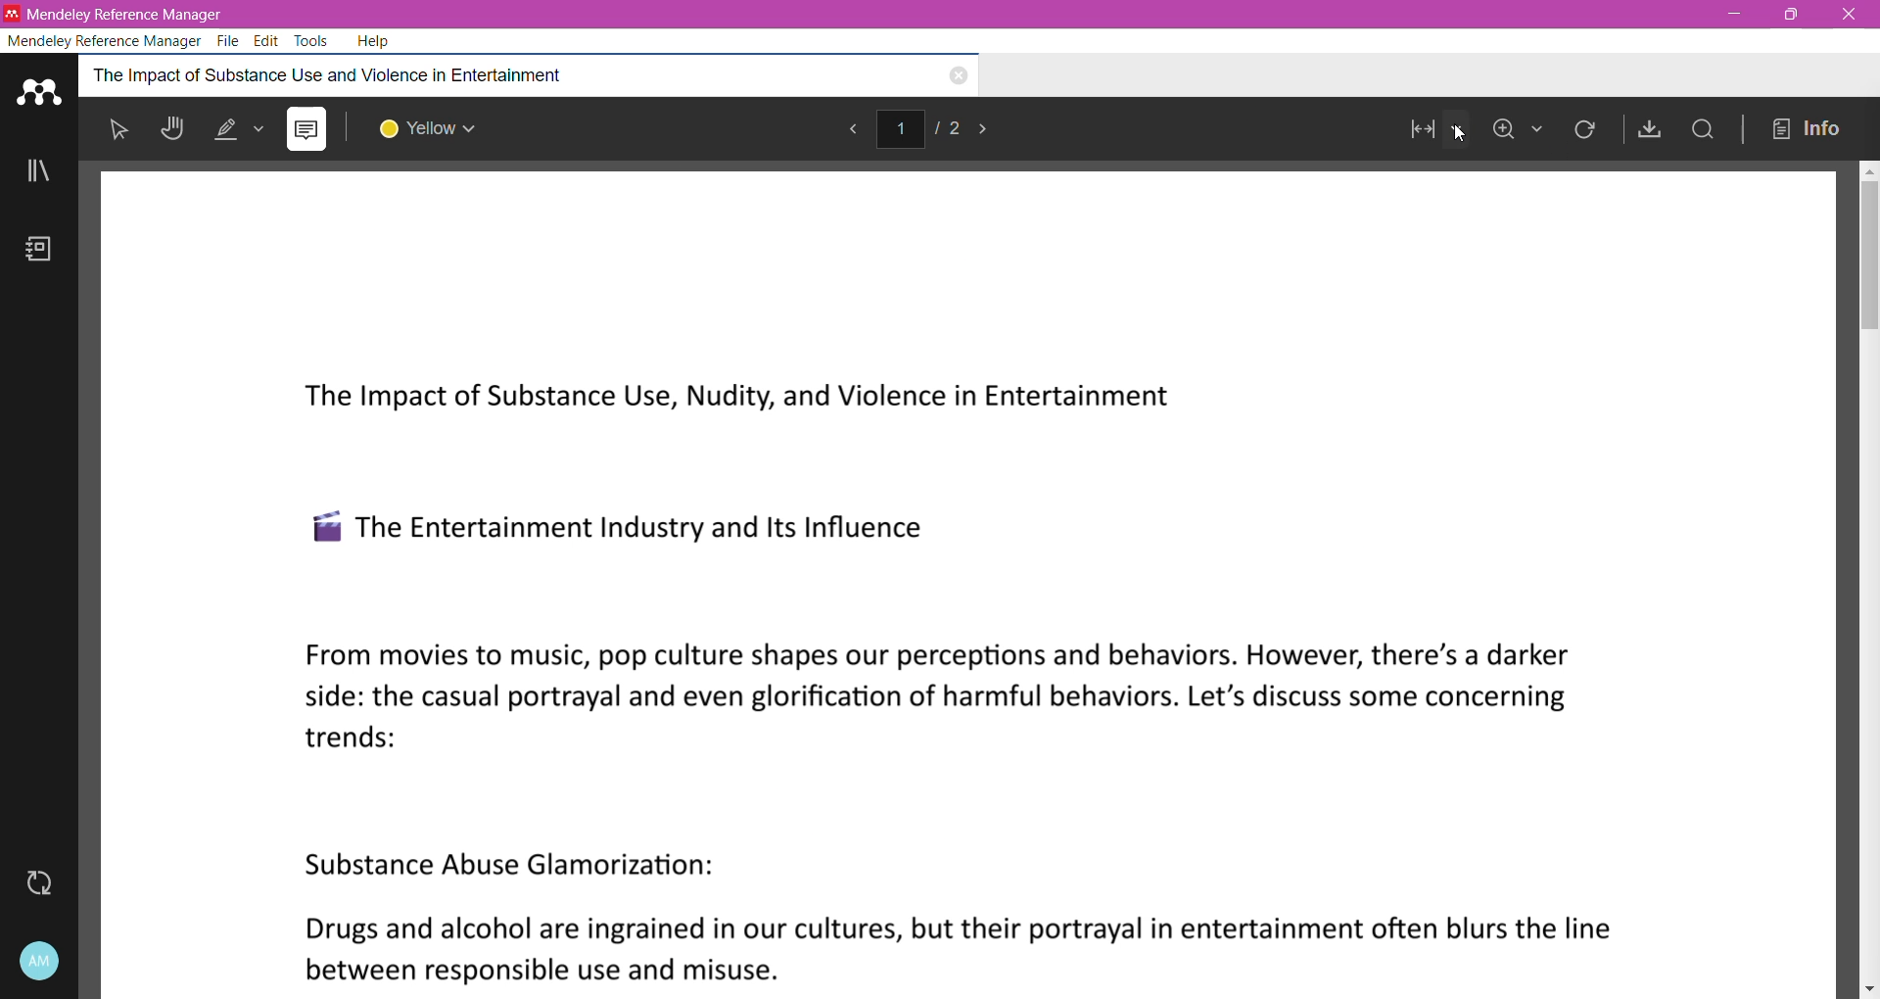 The height and width of the screenshot is (999, 1880). I want to click on Pointer Mode, so click(123, 133).